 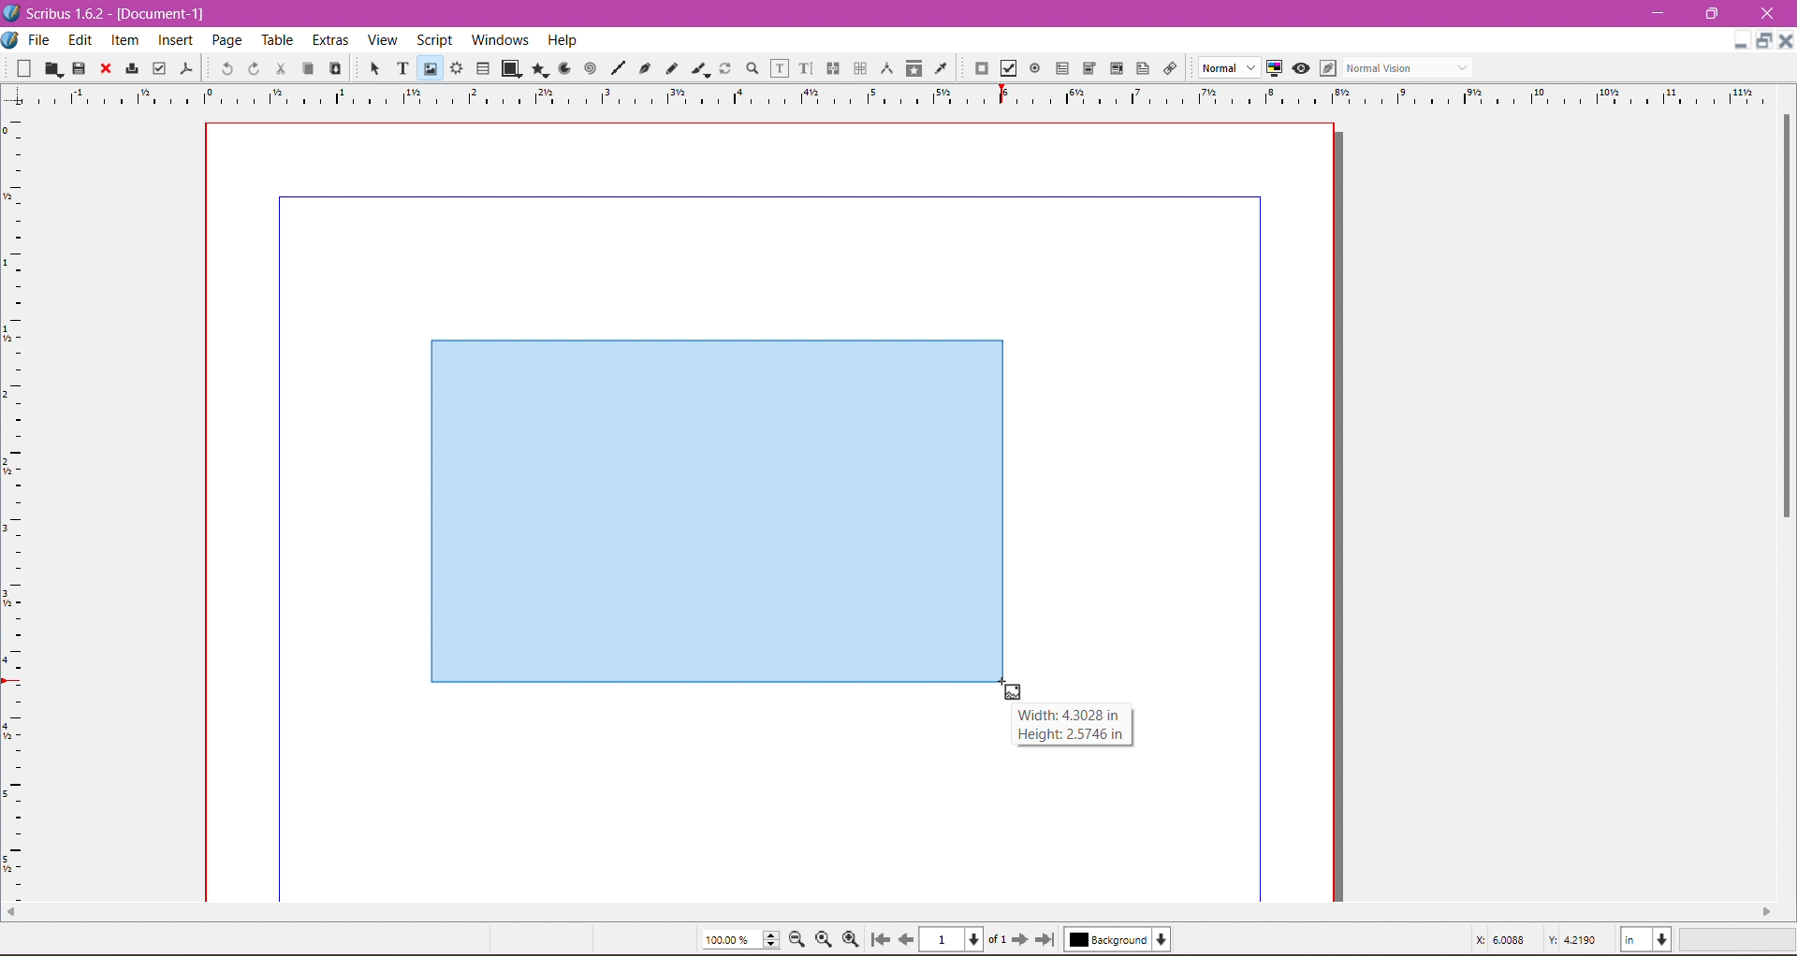 I want to click on Table, so click(x=280, y=41).